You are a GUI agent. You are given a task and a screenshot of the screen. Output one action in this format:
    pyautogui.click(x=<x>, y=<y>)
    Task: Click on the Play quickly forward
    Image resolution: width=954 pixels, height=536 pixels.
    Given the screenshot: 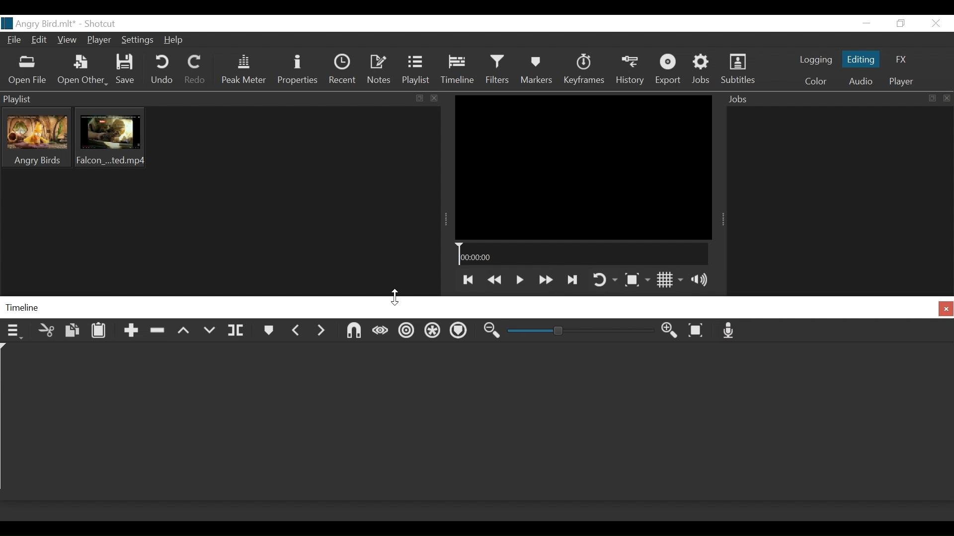 What is the action you would take?
    pyautogui.click(x=544, y=280)
    